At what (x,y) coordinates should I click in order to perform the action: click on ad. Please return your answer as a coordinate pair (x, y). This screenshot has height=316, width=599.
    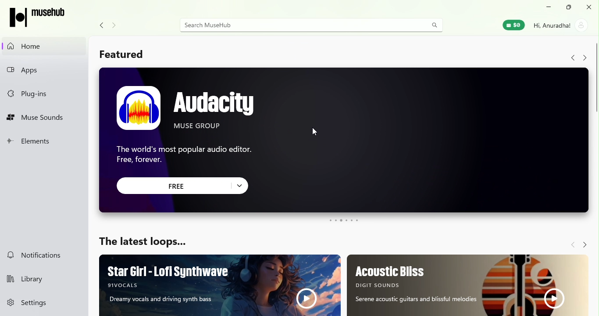
    Looking at the image, I should click on (470, 285).